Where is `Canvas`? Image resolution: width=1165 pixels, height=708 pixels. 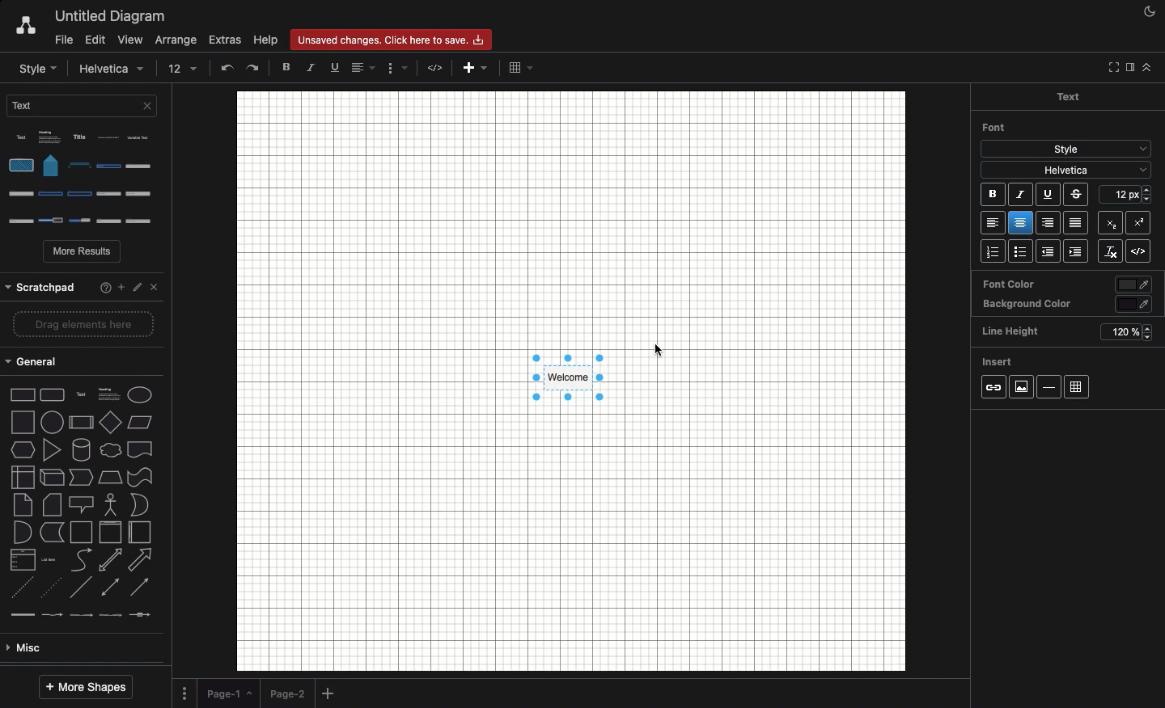
Canvas is located at coordinates (566, 379).